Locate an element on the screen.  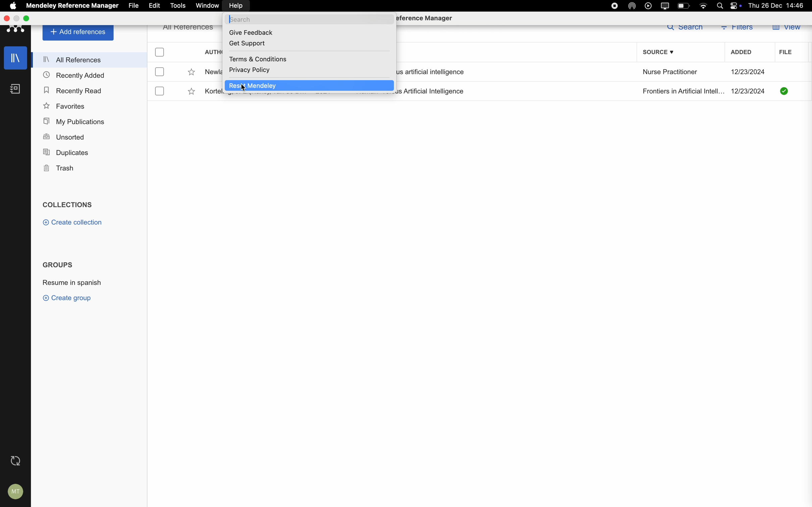
checkbox is located at coordinates (160, 72).